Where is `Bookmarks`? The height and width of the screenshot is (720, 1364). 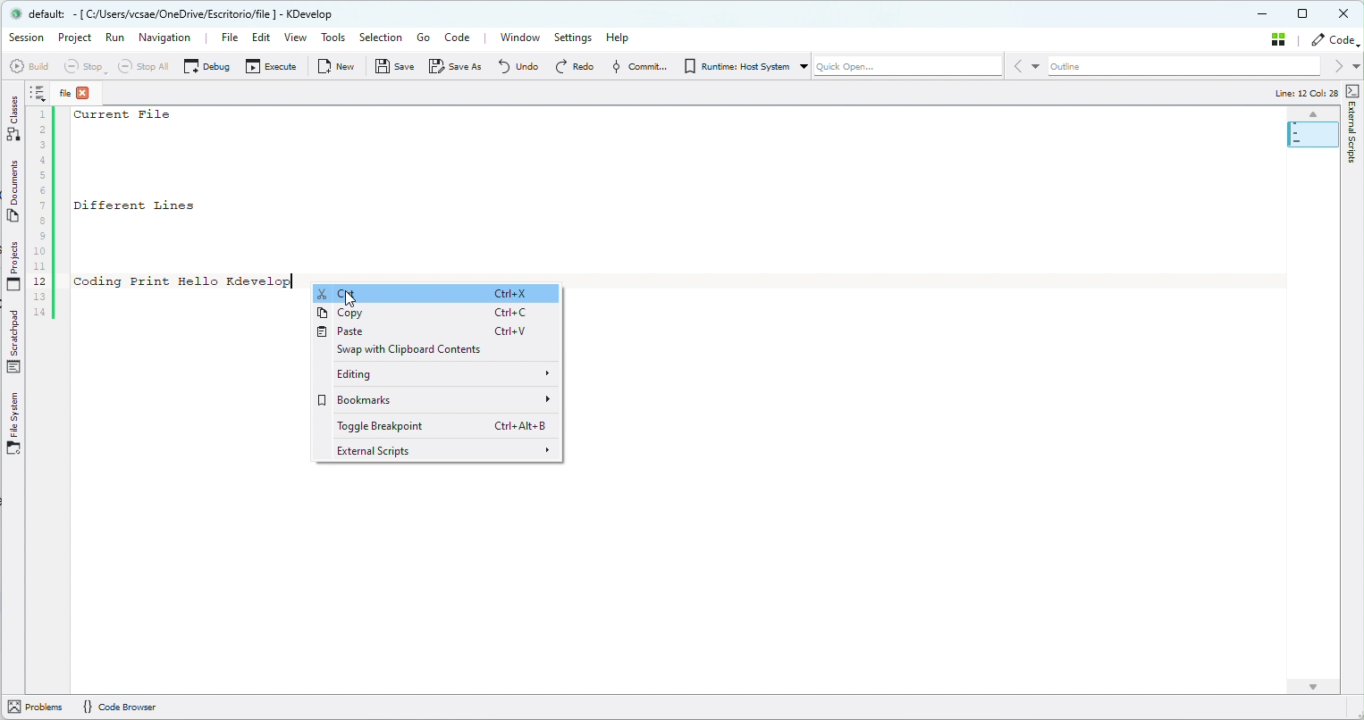
Bookmarks is located at coordinates (441, 400).